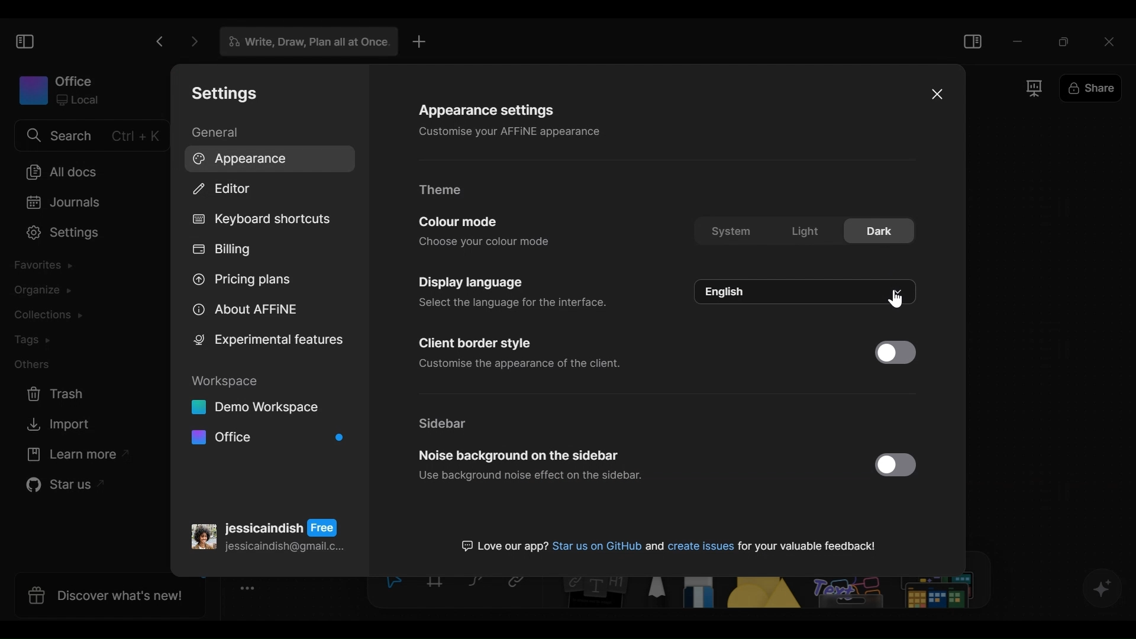 The width and height of the screenshot is (1136, 639). Describe the element at coordinates (73, 456) in the screenshot. I see `Learn more` at that location.